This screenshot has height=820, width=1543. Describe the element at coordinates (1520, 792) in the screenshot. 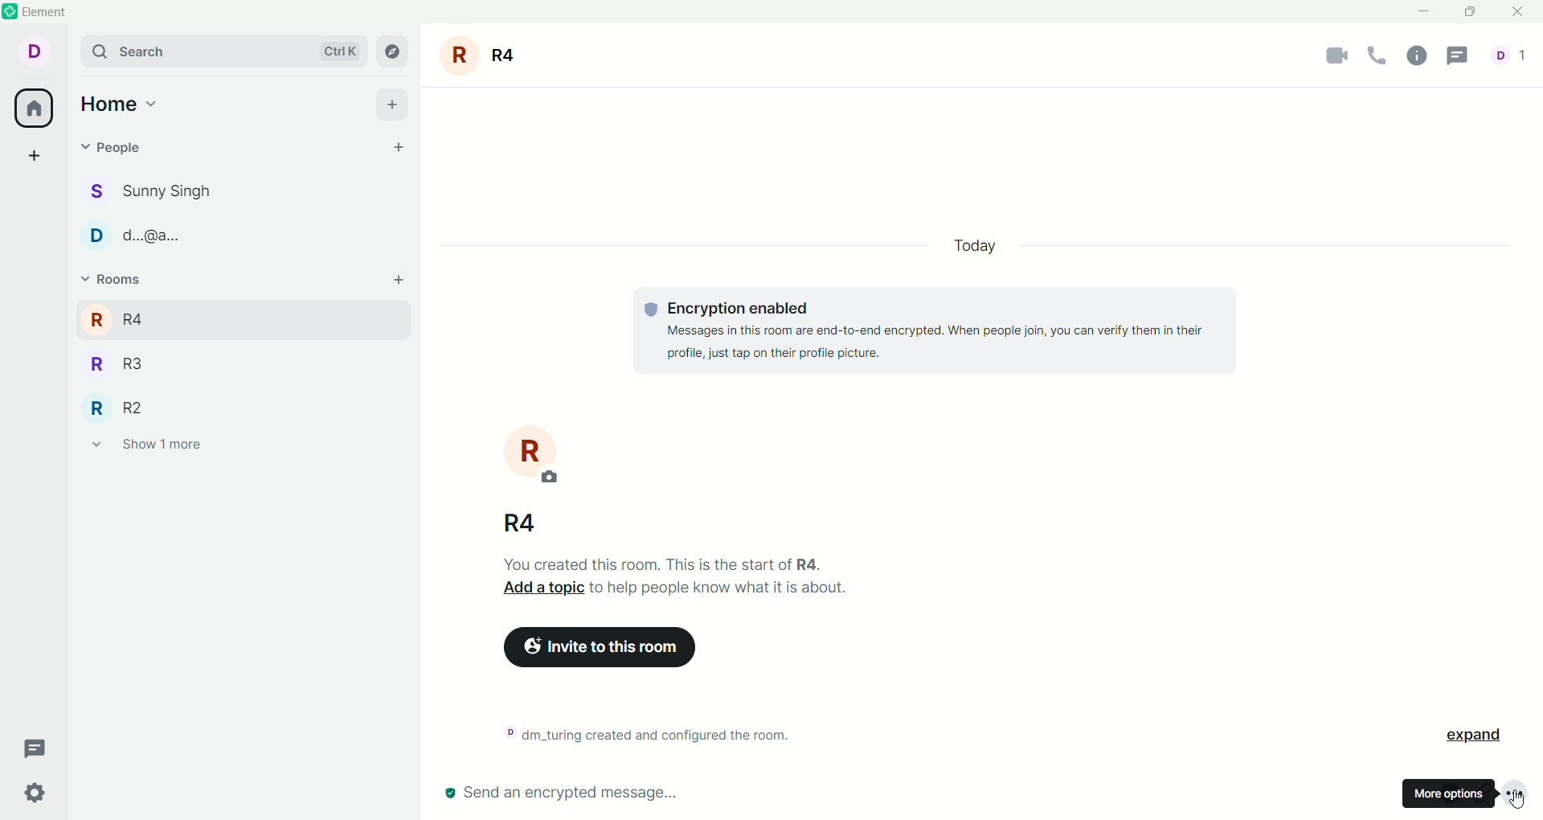

I see `more options` at that location.